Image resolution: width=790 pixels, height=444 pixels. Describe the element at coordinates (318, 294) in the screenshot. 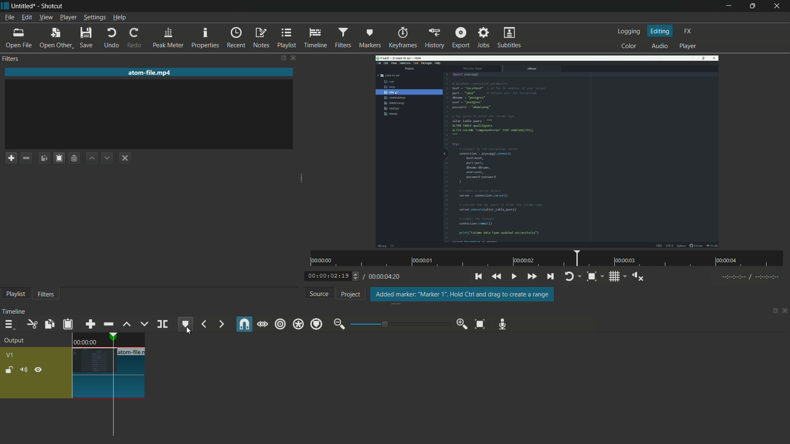

I see `source` at that location.